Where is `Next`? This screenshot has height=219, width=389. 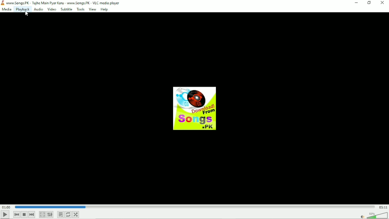 Next is located at coordinates (32, 215).